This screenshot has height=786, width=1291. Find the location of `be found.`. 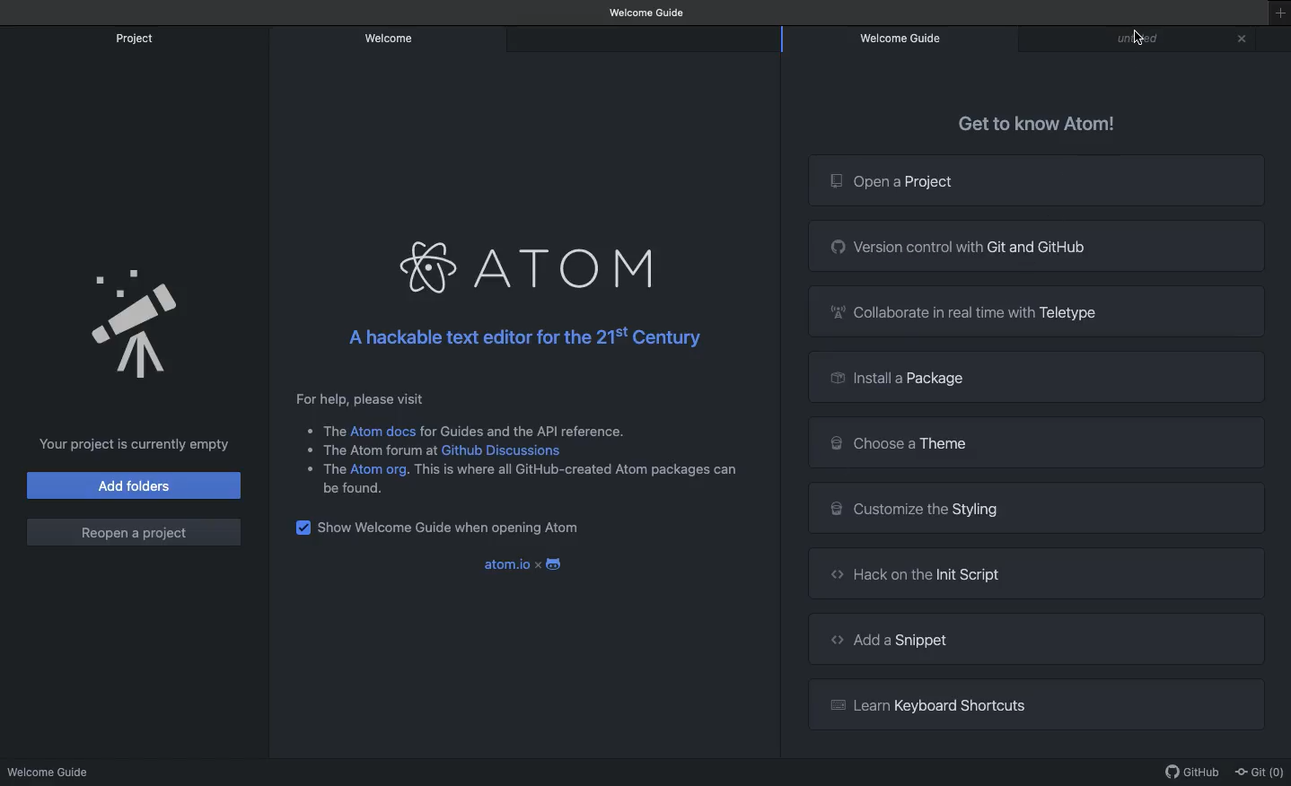

be found. is located at coordinates (350, 489).